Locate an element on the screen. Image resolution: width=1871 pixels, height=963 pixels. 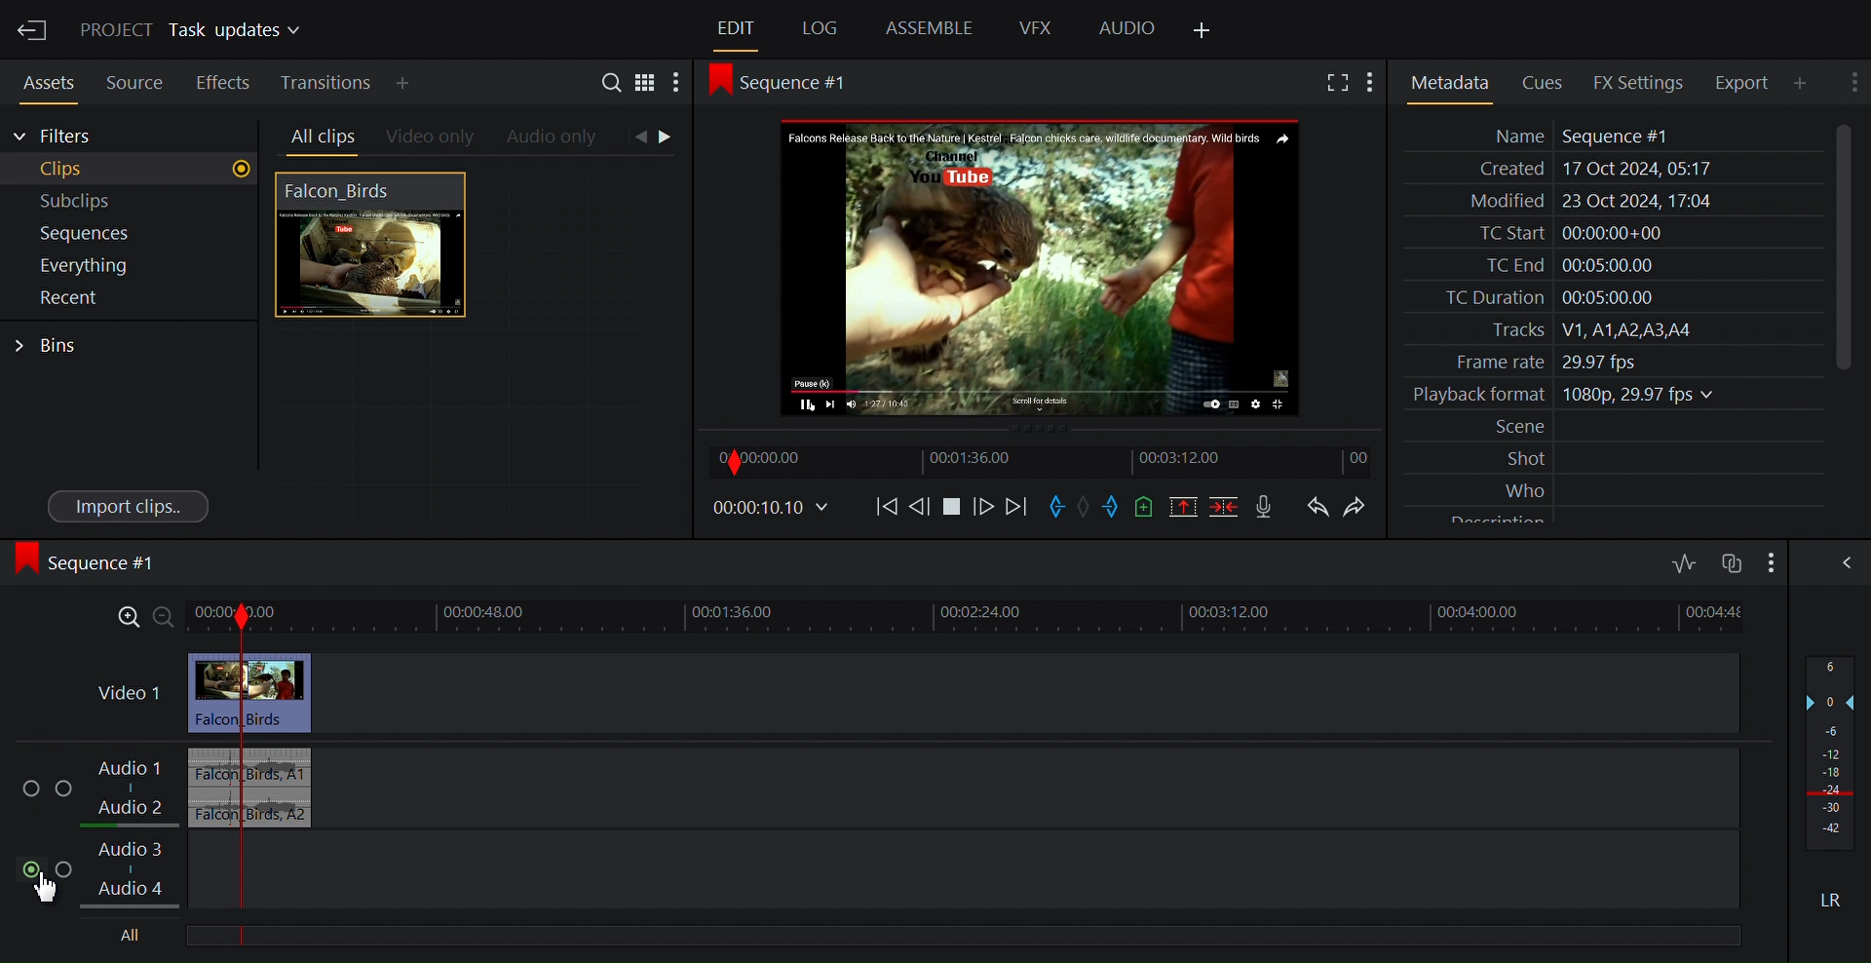
Clear marks is located at coordinates (1084, 506).